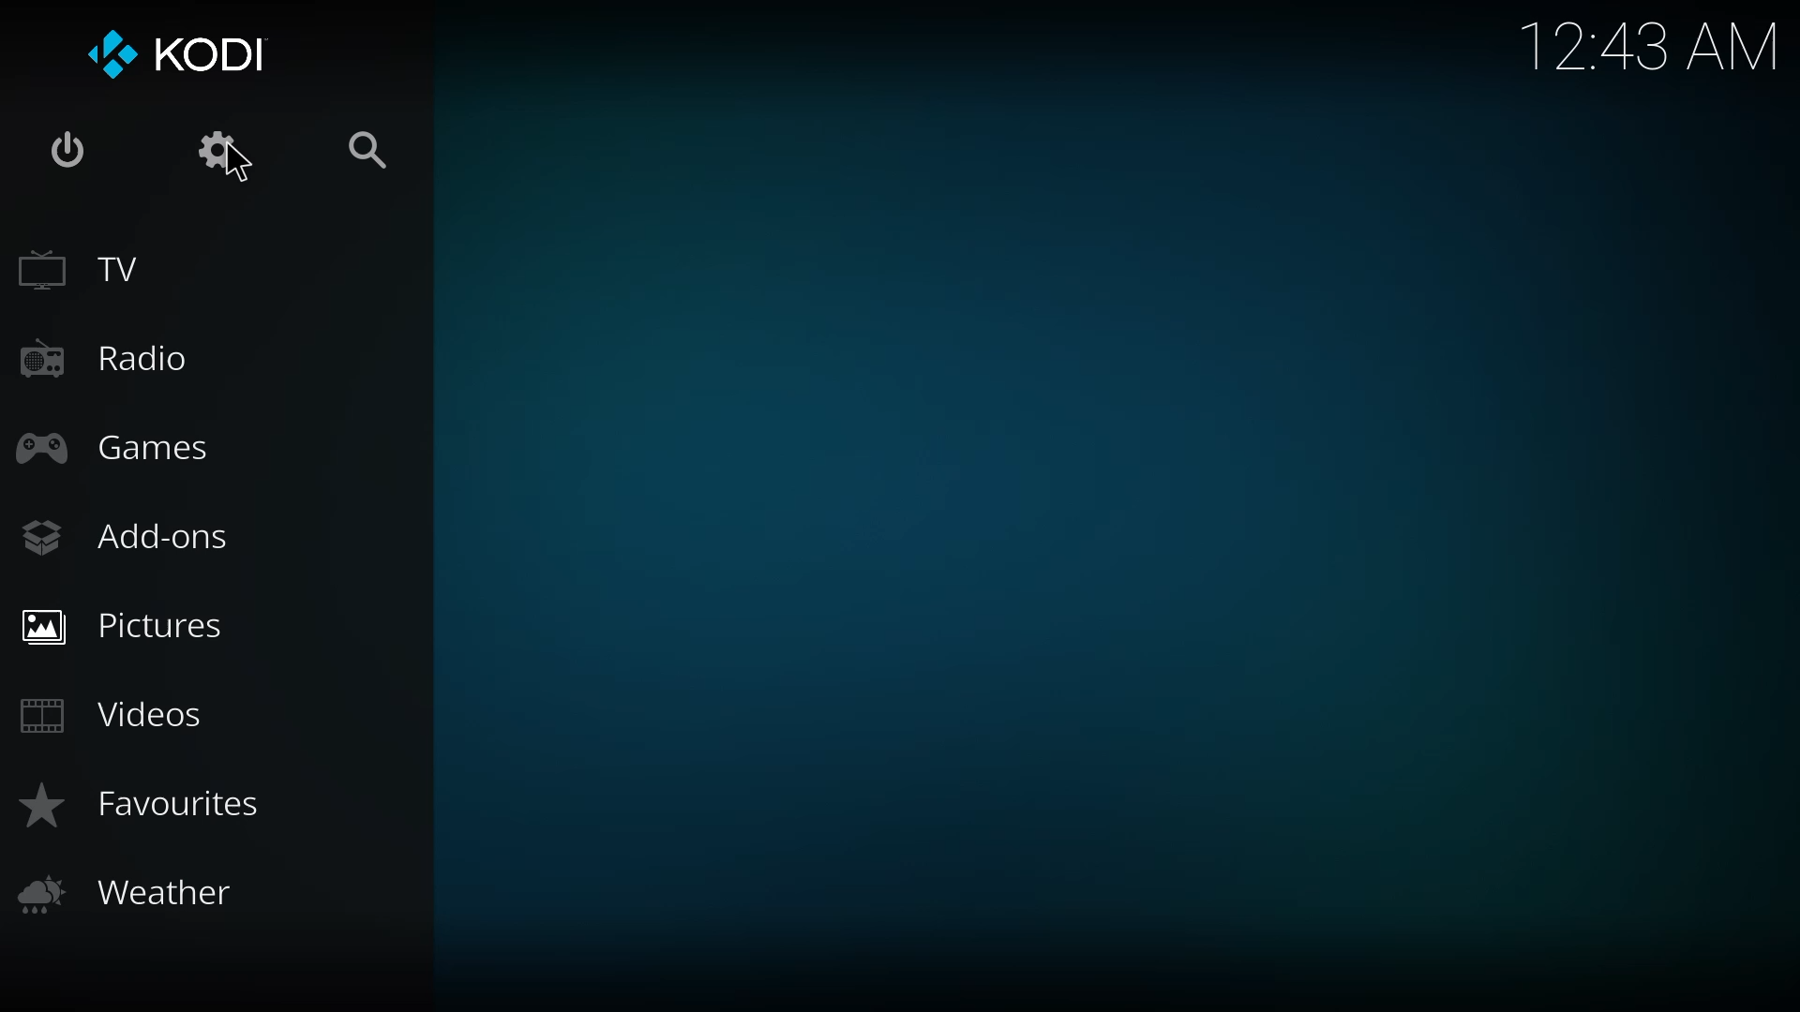  Describe the element at coordinates (119, 449) in the screenshot. I see `games` at that location.